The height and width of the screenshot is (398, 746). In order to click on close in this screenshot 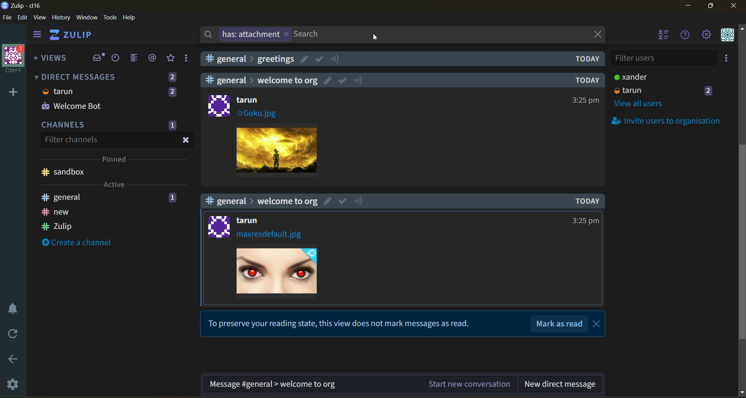, I will do `click(186, 140)`.